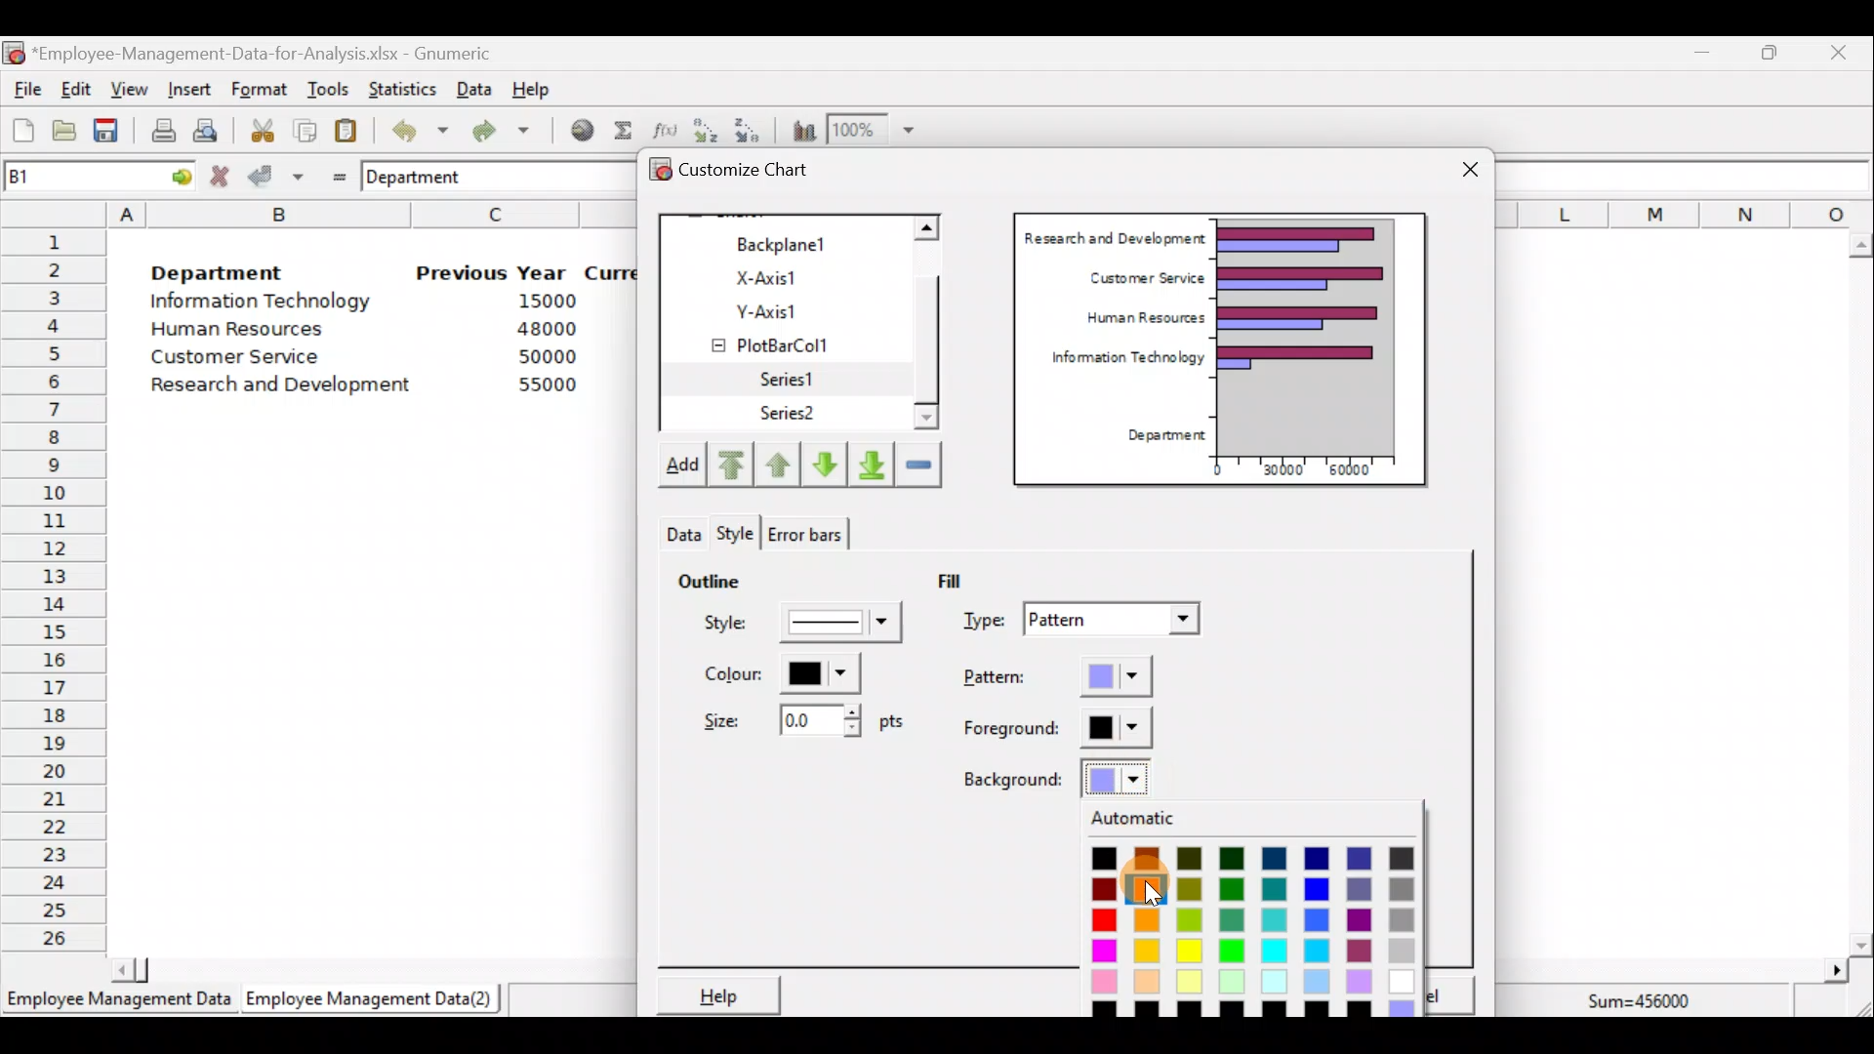 The height and width of the screenshot is (1054, 1874). I want to click on Employee Management Data, so click(117, 1005).